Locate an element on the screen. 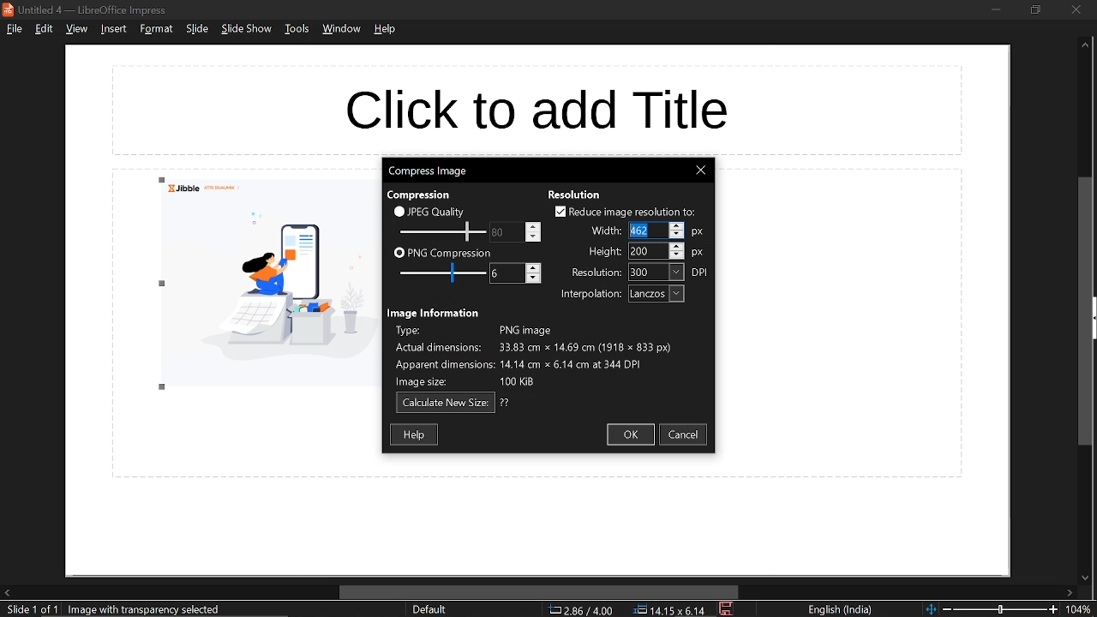  image information is located at coordinates (435, 313).